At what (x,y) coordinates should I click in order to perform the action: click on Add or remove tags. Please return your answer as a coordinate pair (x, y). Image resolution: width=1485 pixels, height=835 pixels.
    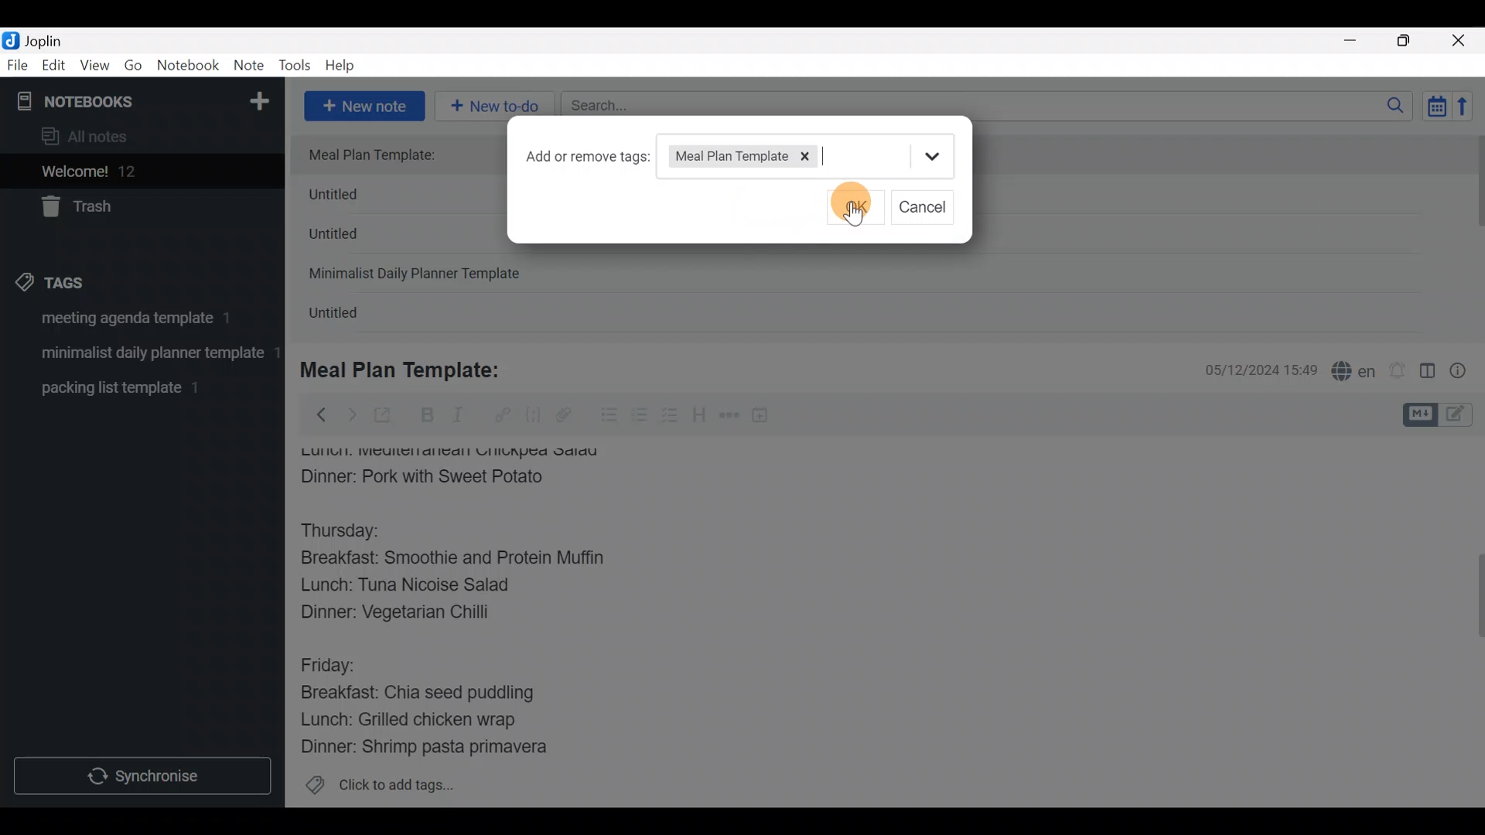
    Looking at the image, I should click on (584, 158).